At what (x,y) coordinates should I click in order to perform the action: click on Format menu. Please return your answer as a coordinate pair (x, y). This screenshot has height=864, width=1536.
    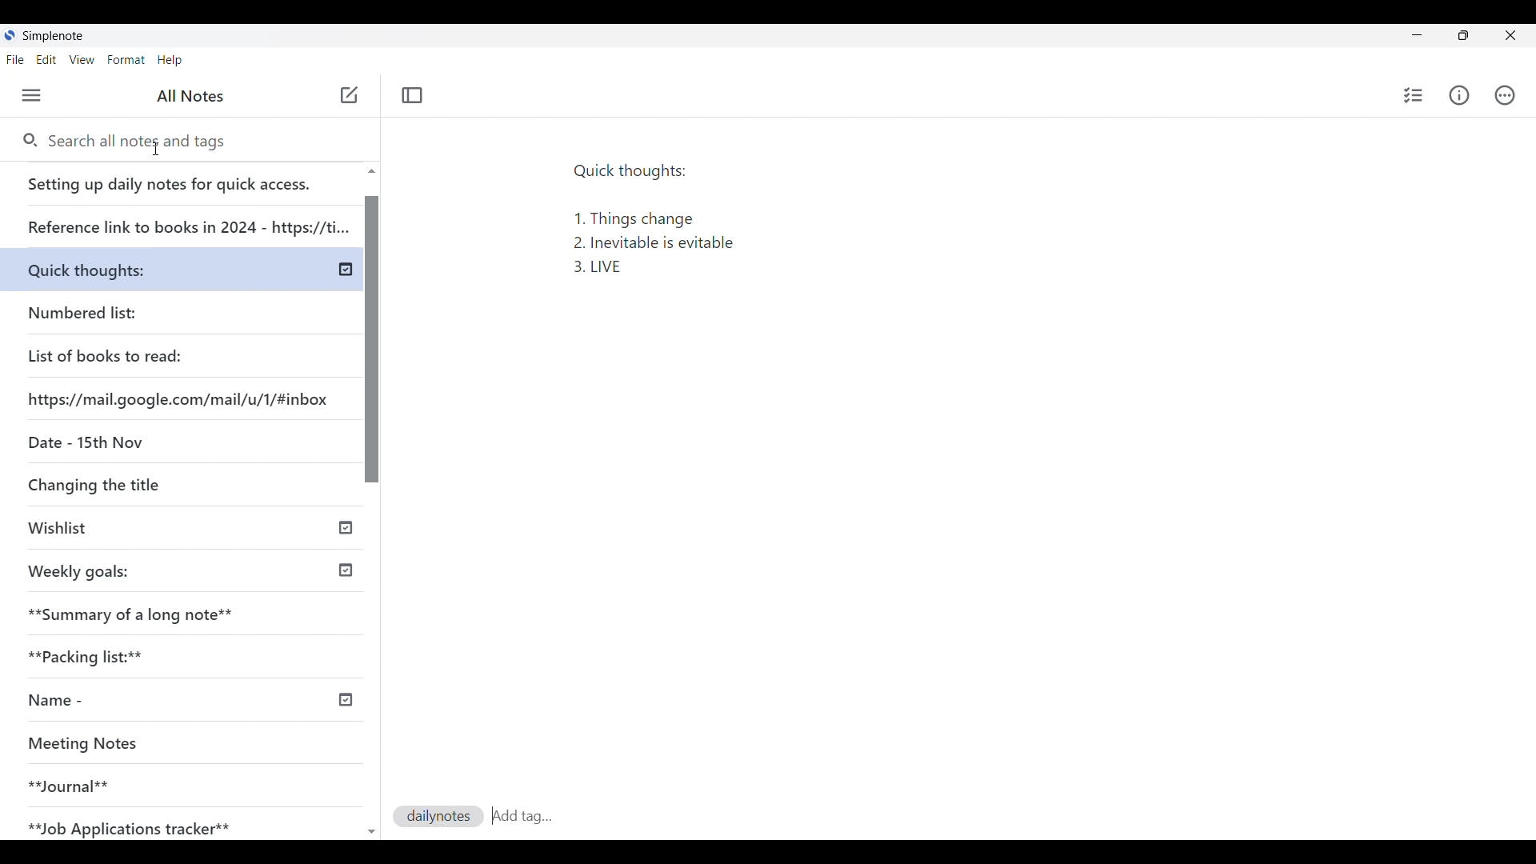
    Looking at the image, I should click on (126, 60).